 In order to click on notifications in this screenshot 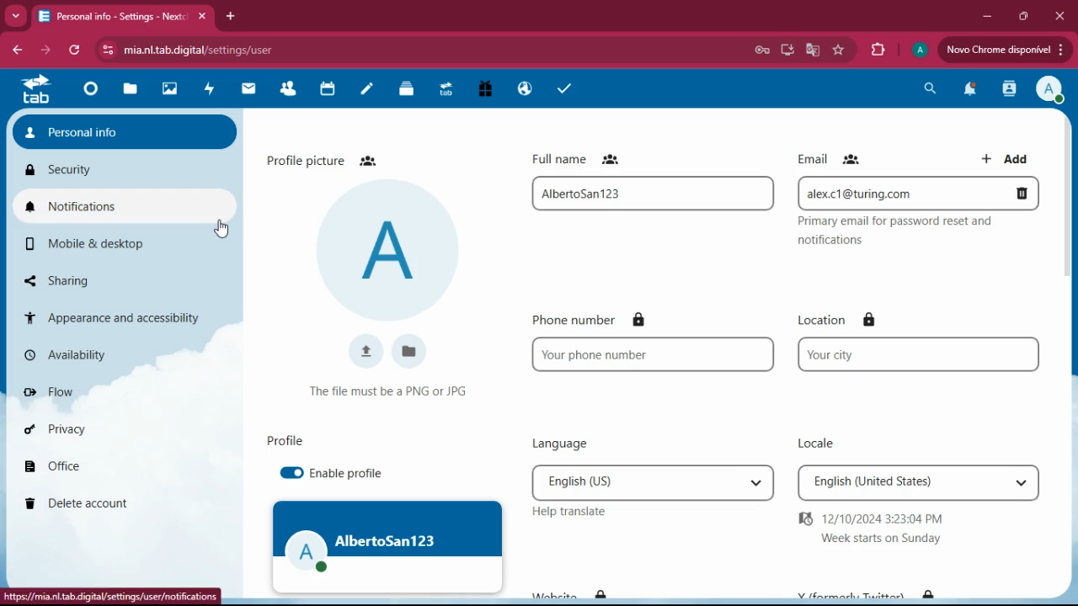, I will do `click(123, 208)`.